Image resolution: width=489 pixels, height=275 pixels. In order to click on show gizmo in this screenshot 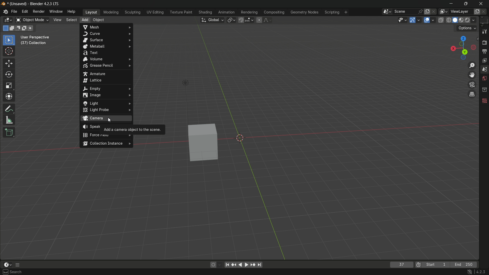, I will do `click(412, 20)`.